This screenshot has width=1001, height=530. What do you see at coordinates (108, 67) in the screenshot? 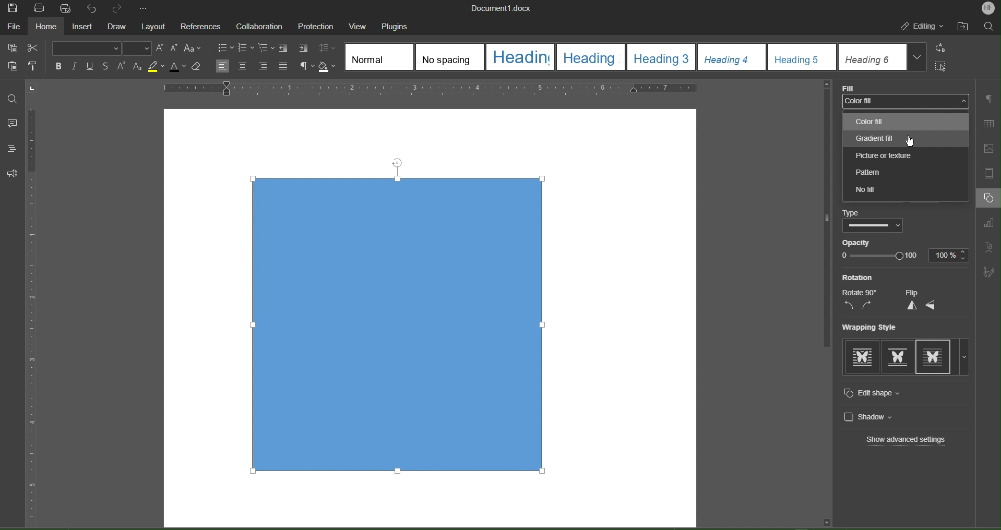
I see `Strikethrough` at bounding box center [108, 67].